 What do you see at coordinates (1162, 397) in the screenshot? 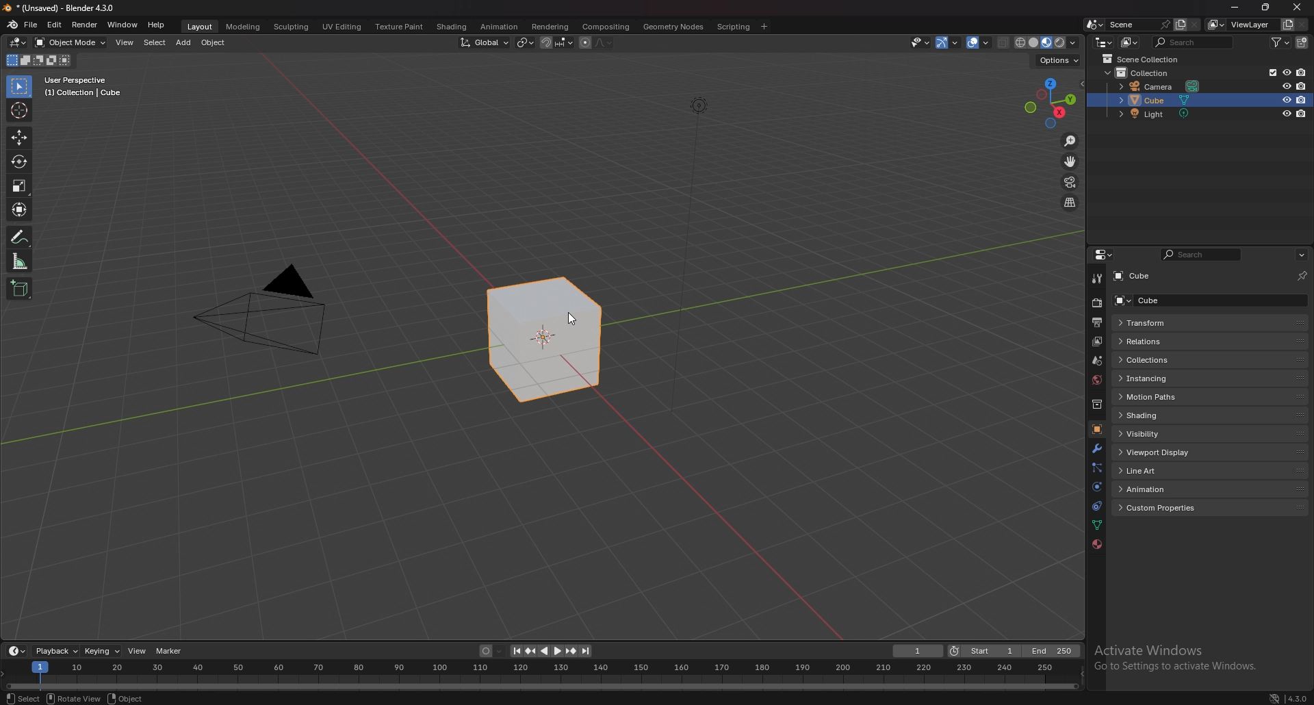
I see `motion paths` at bounding box center [1162, 397].